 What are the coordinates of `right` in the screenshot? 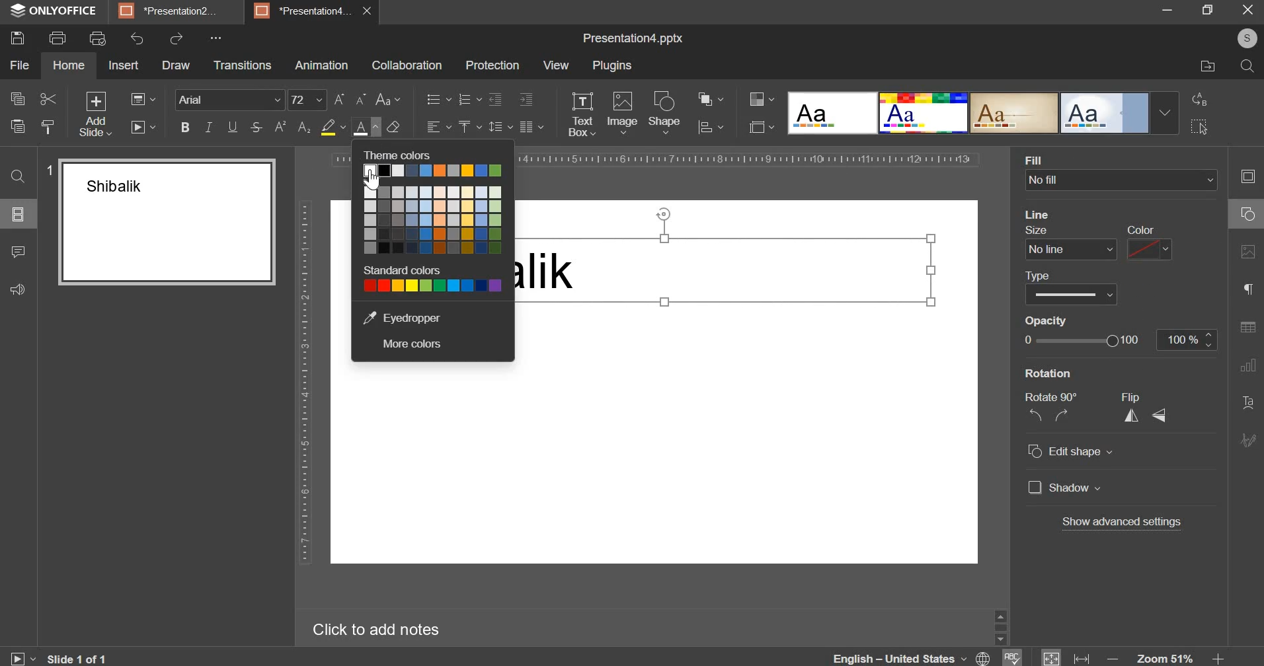 It's located at (1062, 417).